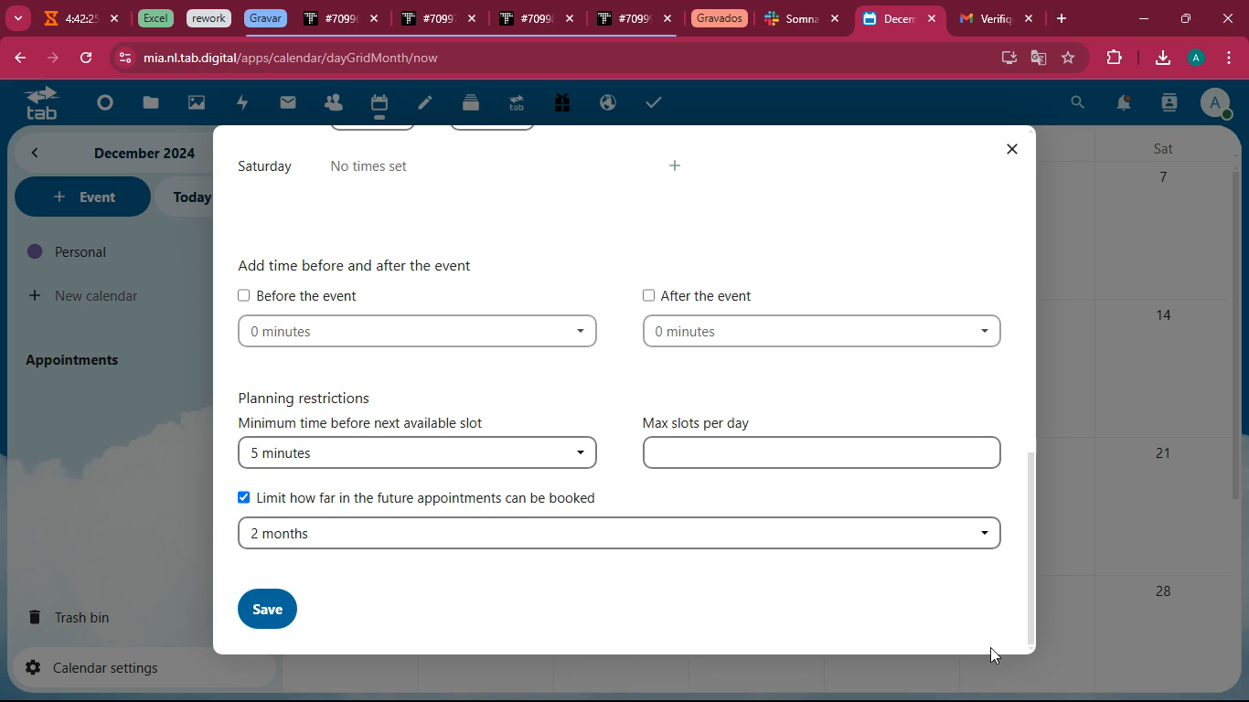 The width and height of the screenshot is (1249, 702). What do you see at coordinates (1111, 58) in the screenshot?
I see `extensions` at bounding box center [1111, 58].